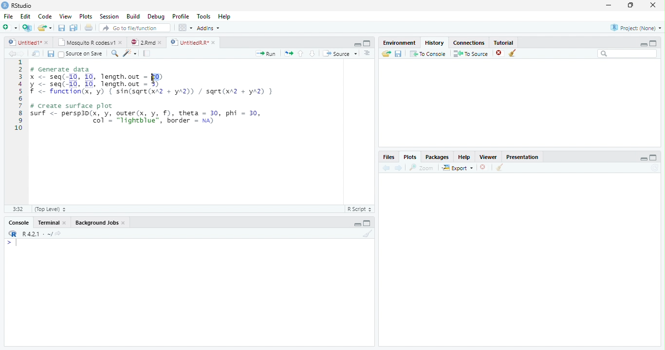 The image size is (665, 350). Describe the element at coordinates (22, 54) in the screenshot. I see `Go forward to next source location` at that location.